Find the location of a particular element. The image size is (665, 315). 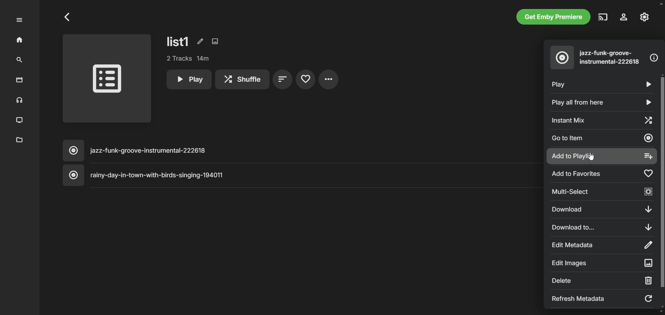

edit metadata is located at coordinates (199, 41).